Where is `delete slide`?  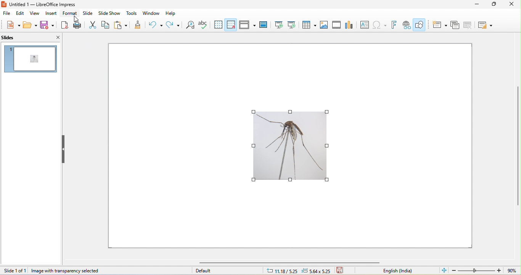 delete slide is located at coordinates (468, 25).